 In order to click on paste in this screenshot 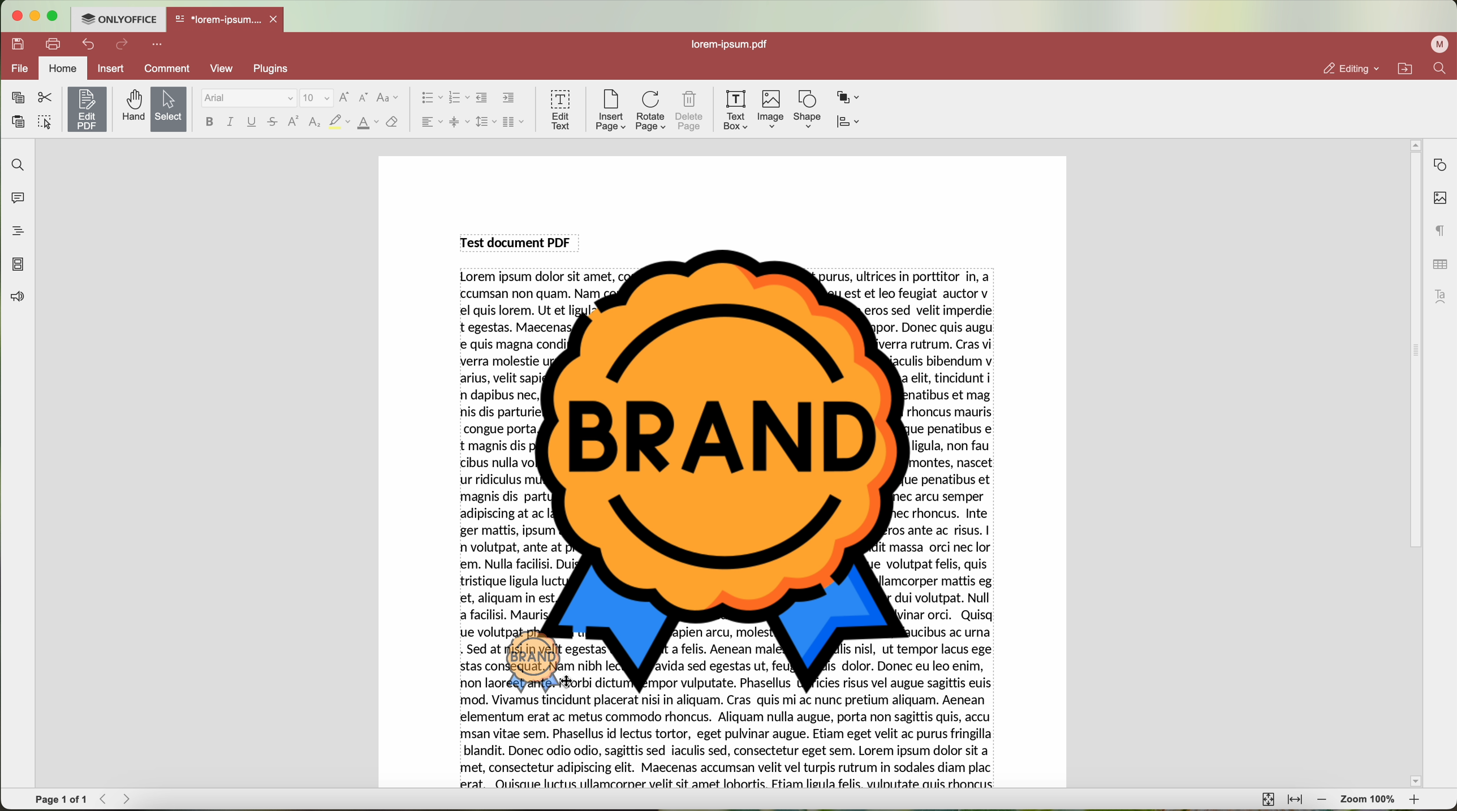, I will do `click(18, 122)`.